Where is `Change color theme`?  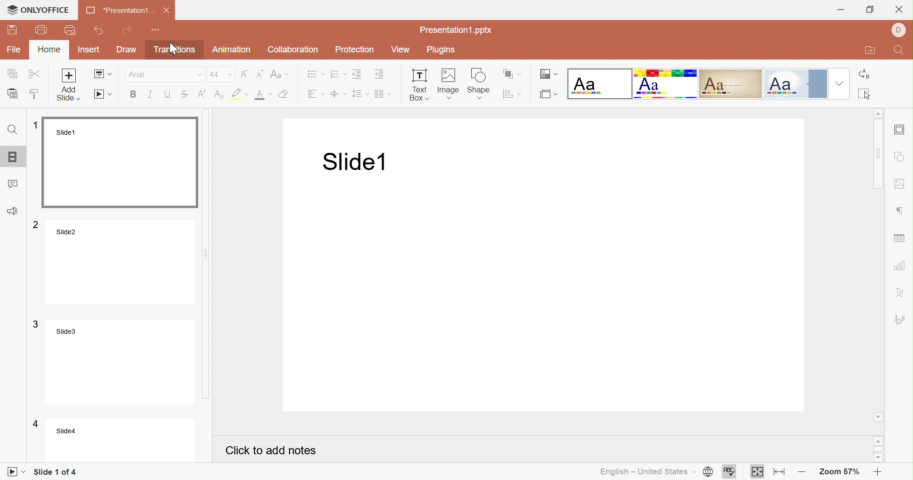 Change color theme is located at coordinates (550, 74).